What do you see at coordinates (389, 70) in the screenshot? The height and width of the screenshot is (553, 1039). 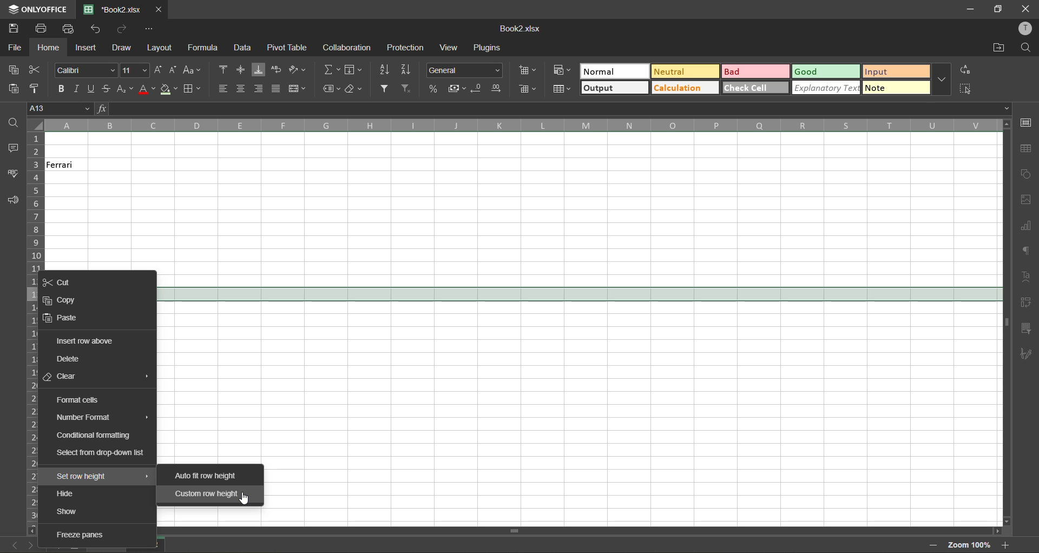 I see `sort ascending` at bounding box center [389, 70].